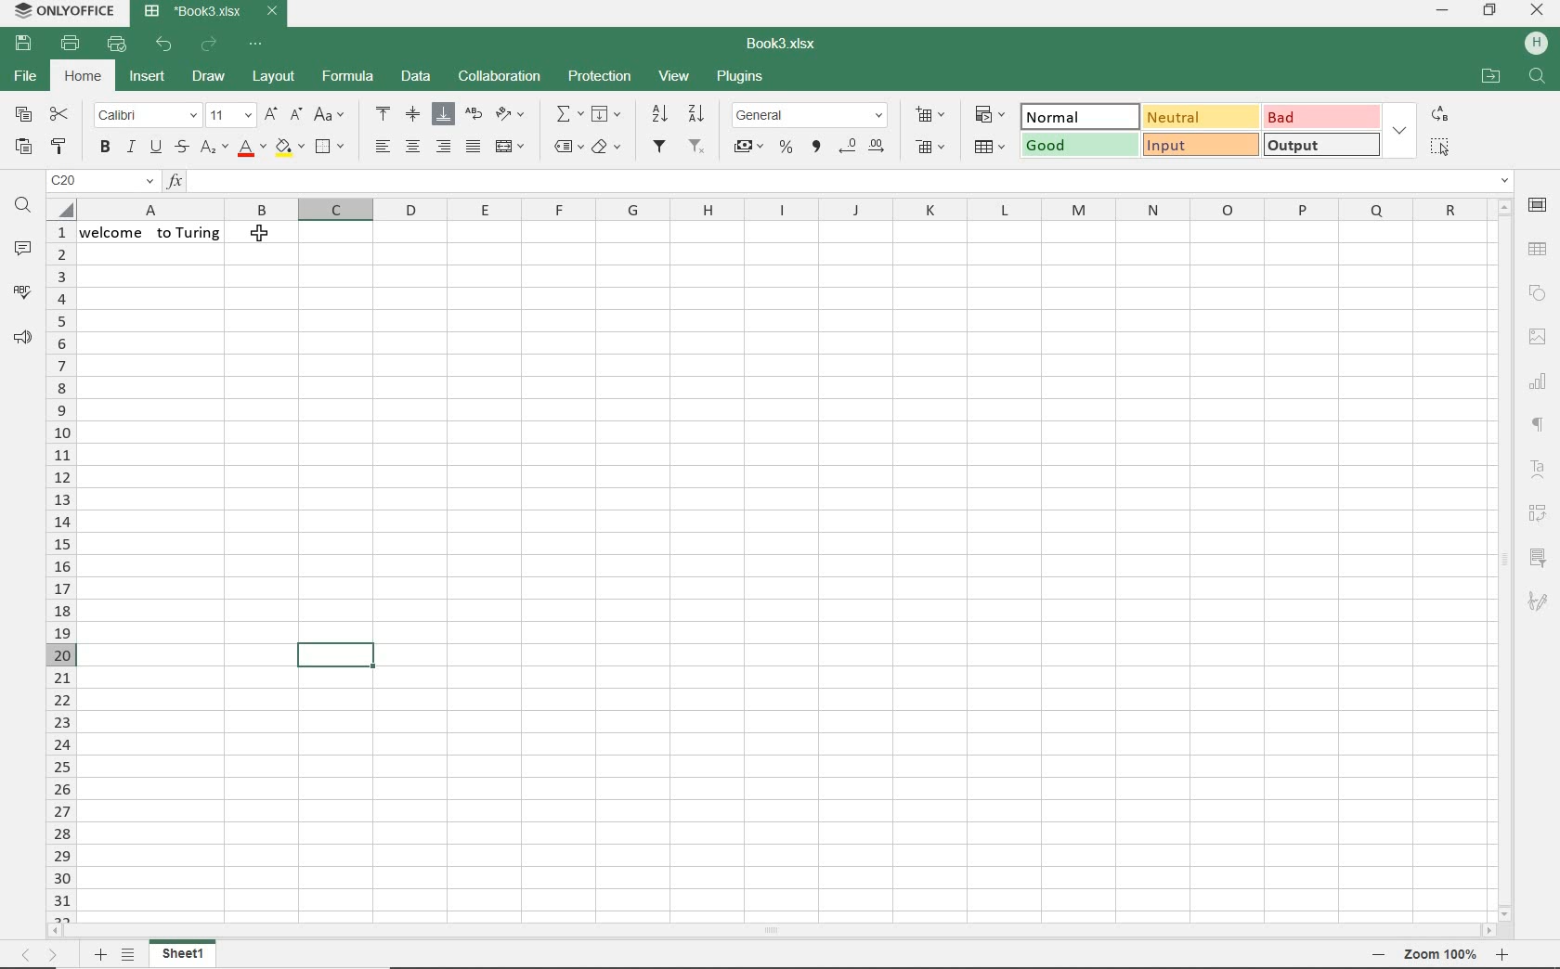 The height and width of the screenshot is (969, 1560). What do you see at coordinates (62, 12) in the screenshot?
I see `system name` at bounding box center [62, 12].